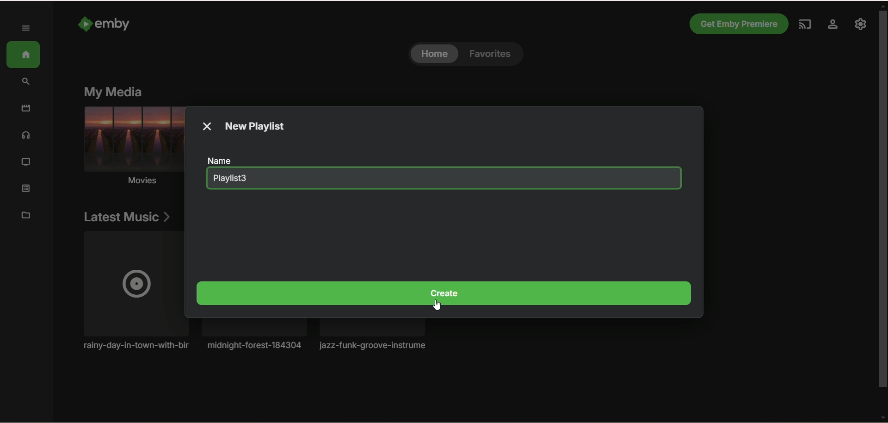 The image size is (888, 423). What do you see at coordinates (131, 148) in the screenshot?
I see `movies` at bounding box center [131, 148].